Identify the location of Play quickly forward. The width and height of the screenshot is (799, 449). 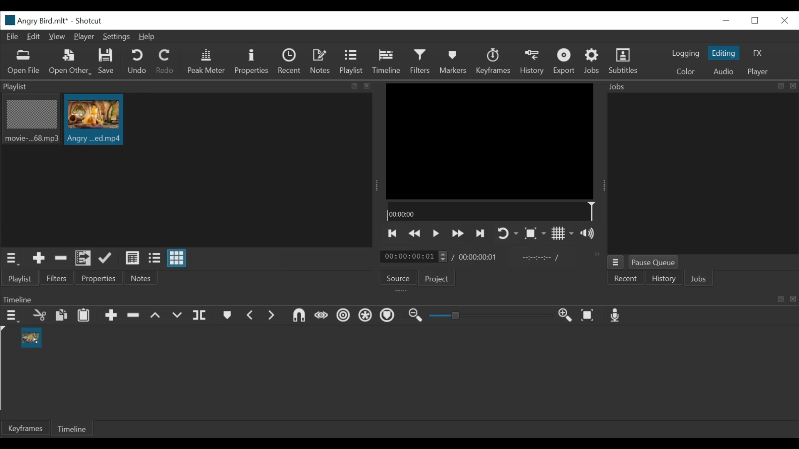
(457, 234).